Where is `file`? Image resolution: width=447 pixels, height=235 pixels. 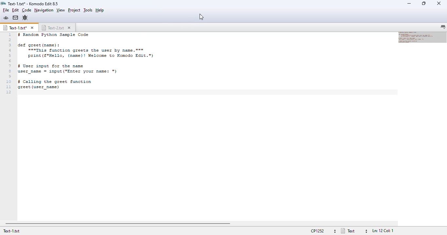
file is located at coordinates (6, 10).